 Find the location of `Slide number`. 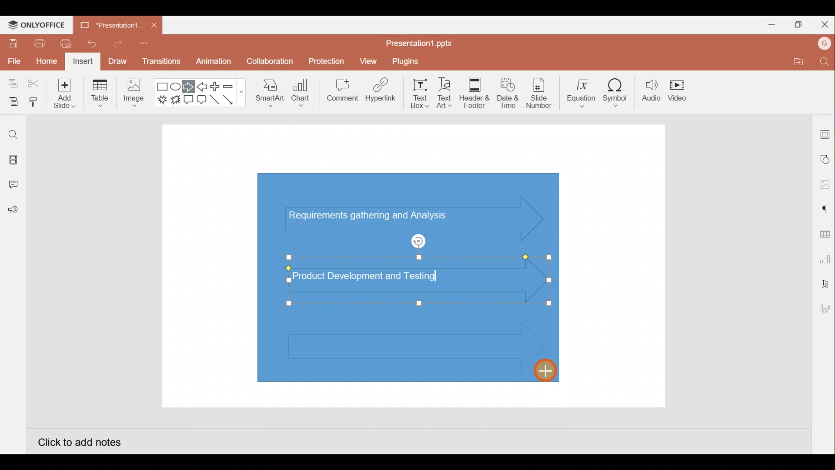

Slide number is located at coordinates (538, 93).